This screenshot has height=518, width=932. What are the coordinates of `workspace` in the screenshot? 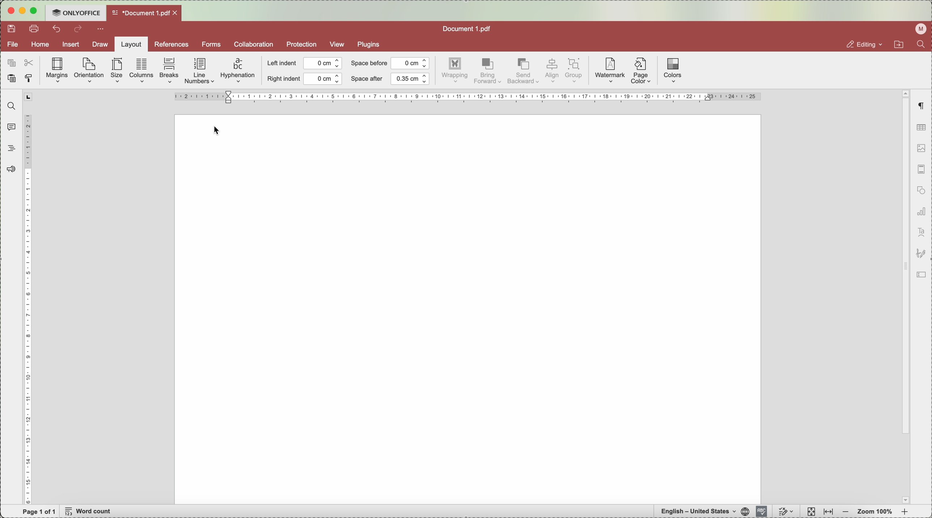 It's located at (466, 309).